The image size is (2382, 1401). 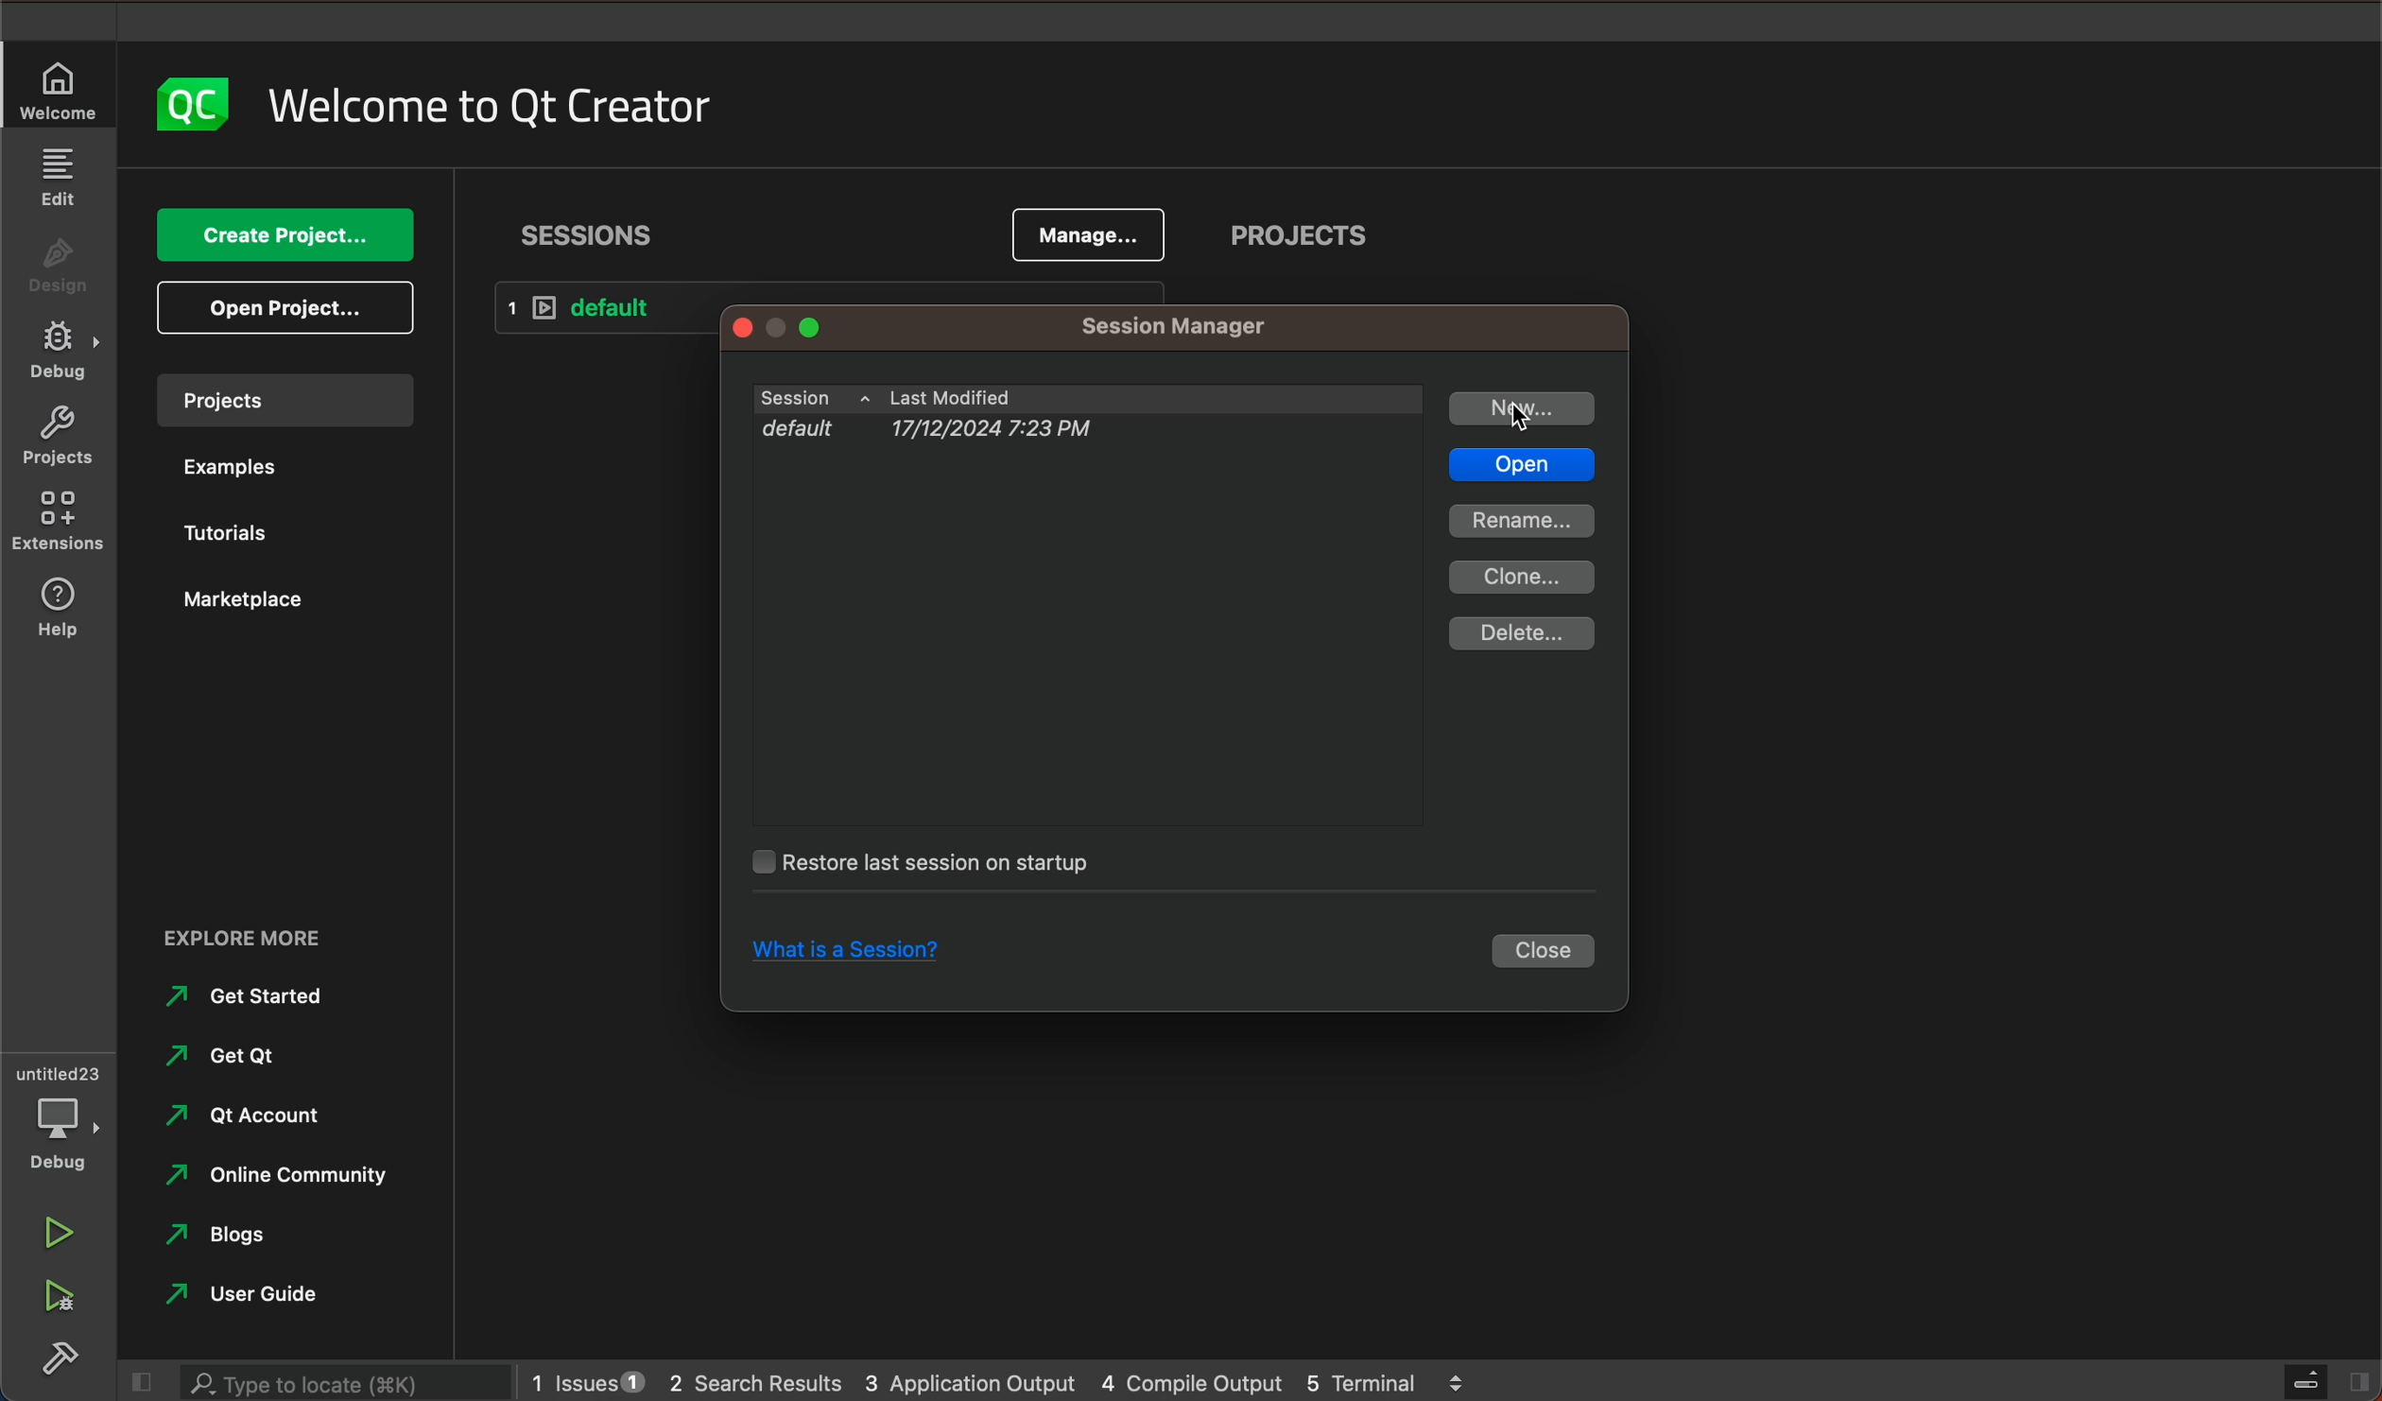 I want to click on get qt, so click(x=227, y=1056).